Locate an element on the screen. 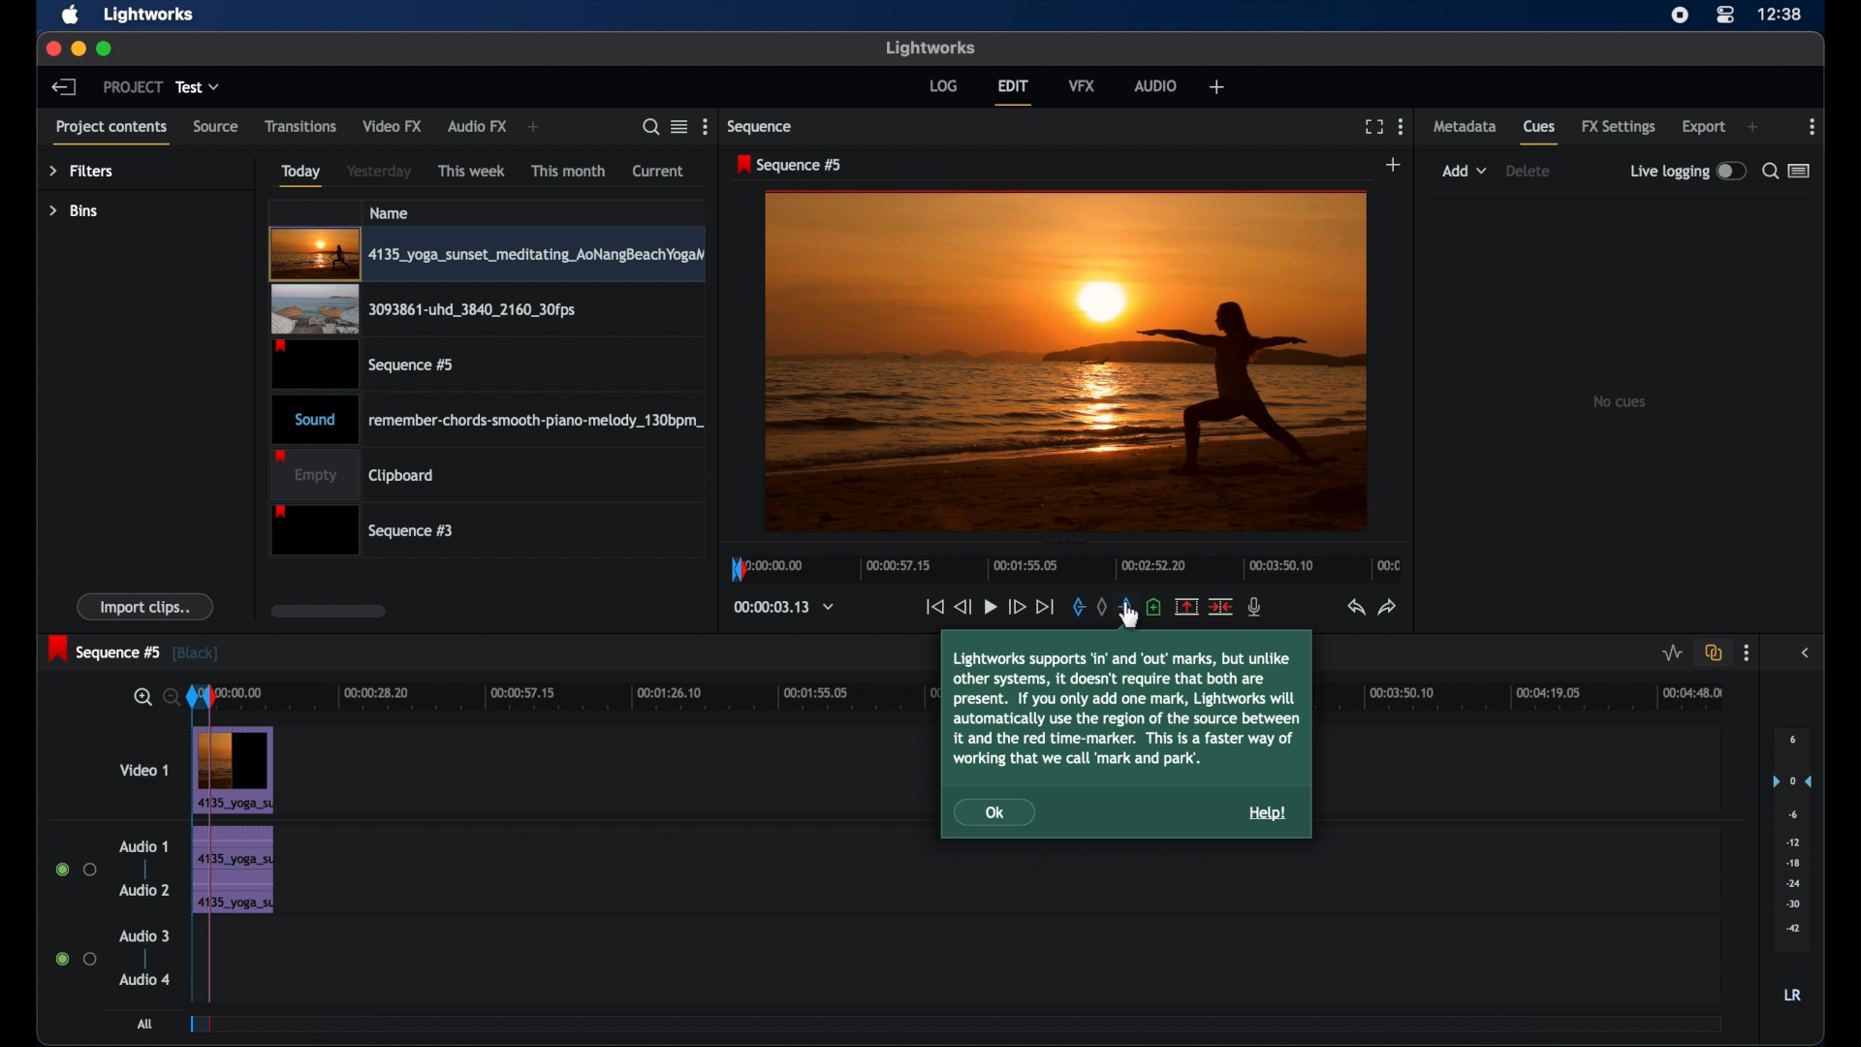 This screenshot has width=1861, height=1047. this month is located at coordinates (568, 170).